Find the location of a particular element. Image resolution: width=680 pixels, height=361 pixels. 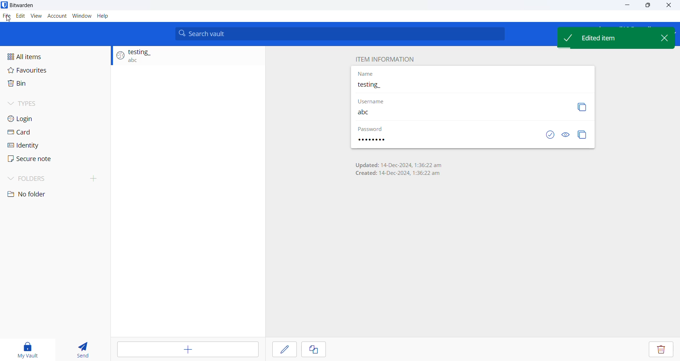

maximise is located at coordinates (648, 7).